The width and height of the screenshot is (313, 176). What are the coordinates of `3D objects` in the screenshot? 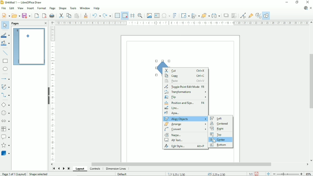 It's located at (5, 154).